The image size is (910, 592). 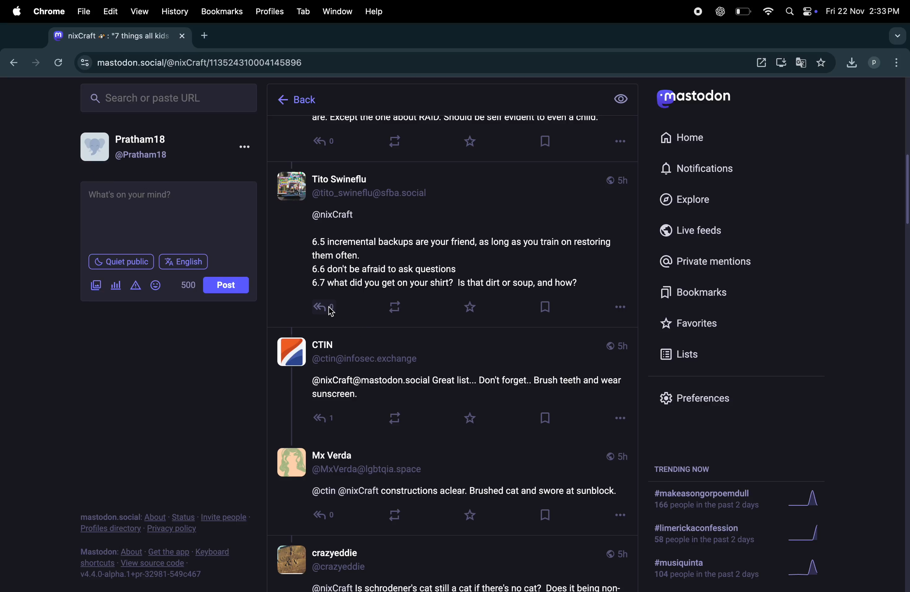 I want to click on Favourite, so click(x=472, y=142).